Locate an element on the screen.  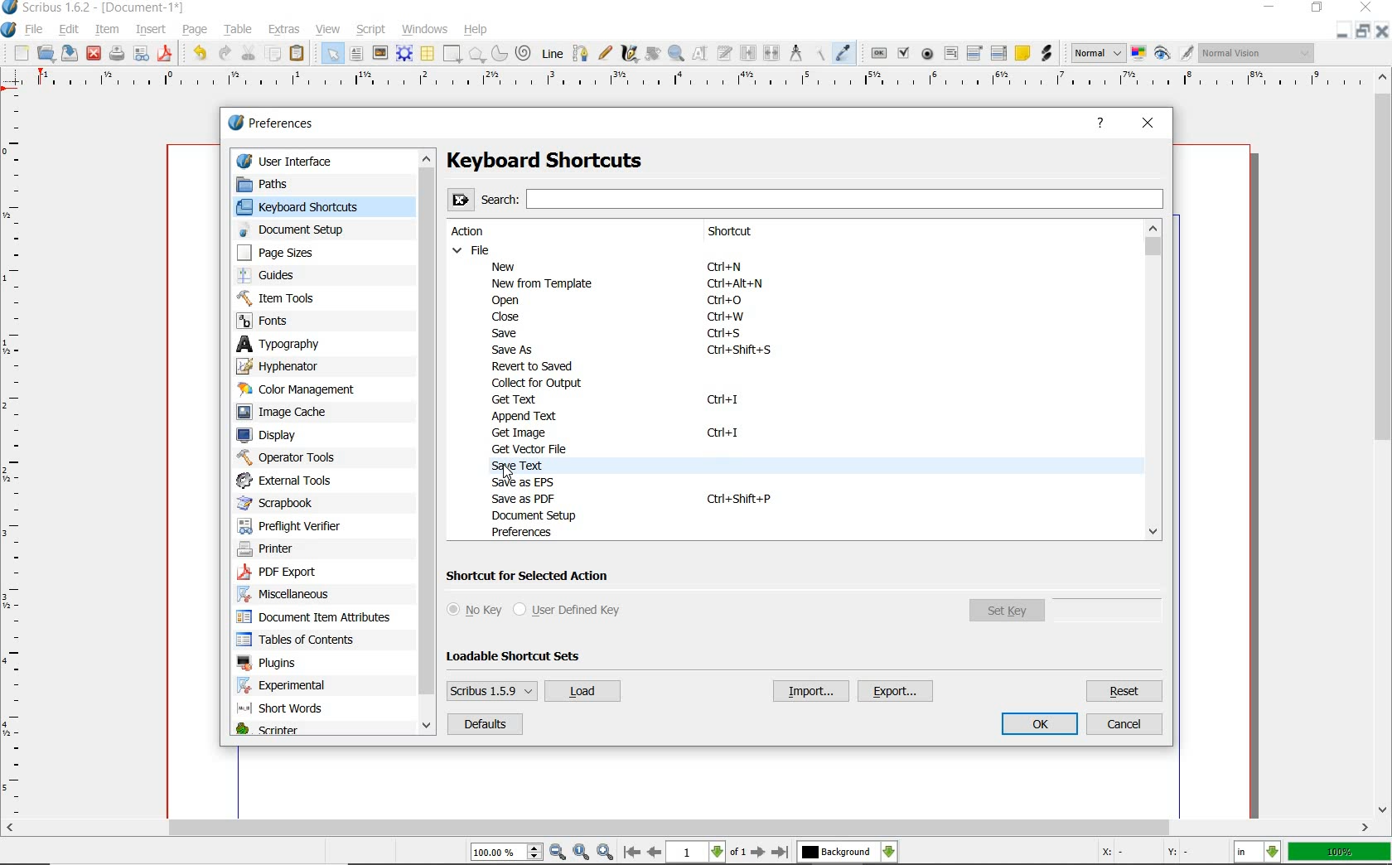
polygon is located at coordinates (476, 55).